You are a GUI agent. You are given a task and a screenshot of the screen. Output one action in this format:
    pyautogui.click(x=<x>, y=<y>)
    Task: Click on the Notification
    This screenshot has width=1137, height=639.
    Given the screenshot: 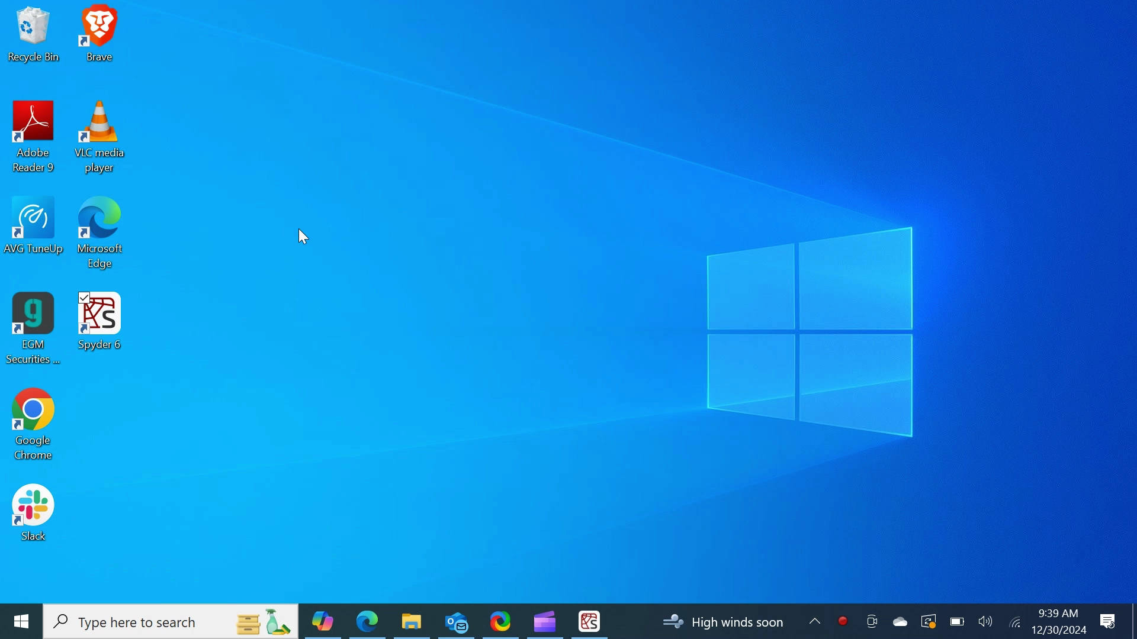 What is the action you would take?
    pyautogui.click(x=1109, y=622)
    